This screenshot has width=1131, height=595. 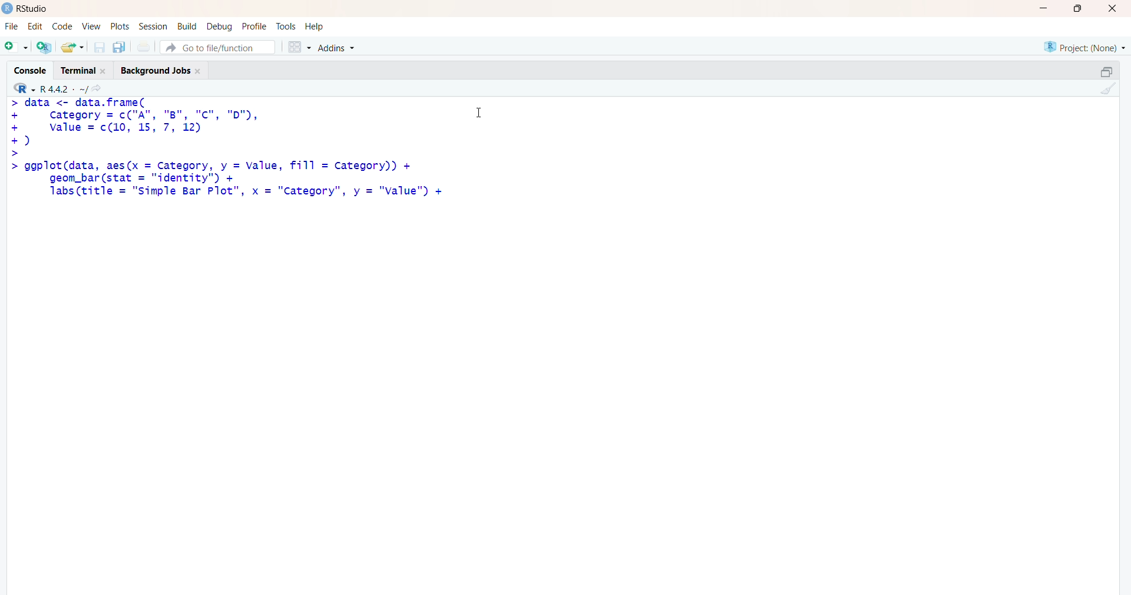 What do you see at coordinates (220, 26) in the screenshot?
I see `debug` at bounding box center [220, 26].